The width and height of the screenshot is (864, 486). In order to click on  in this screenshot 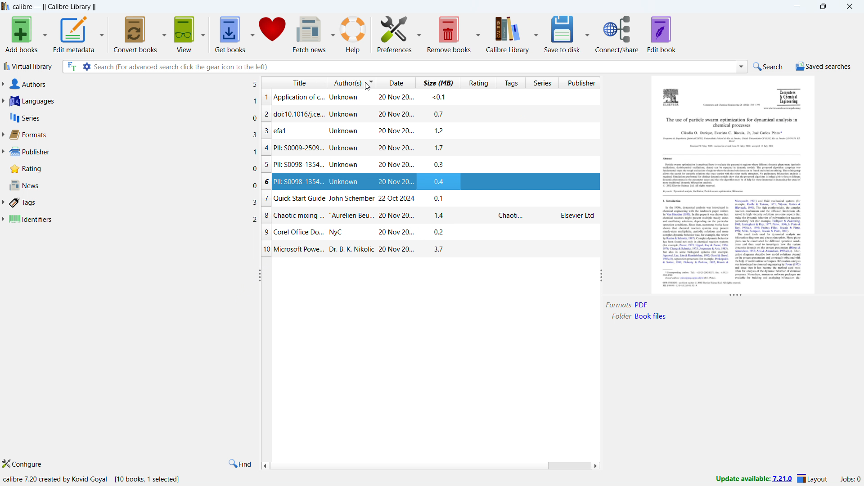, I will do `click(693, 243)`.